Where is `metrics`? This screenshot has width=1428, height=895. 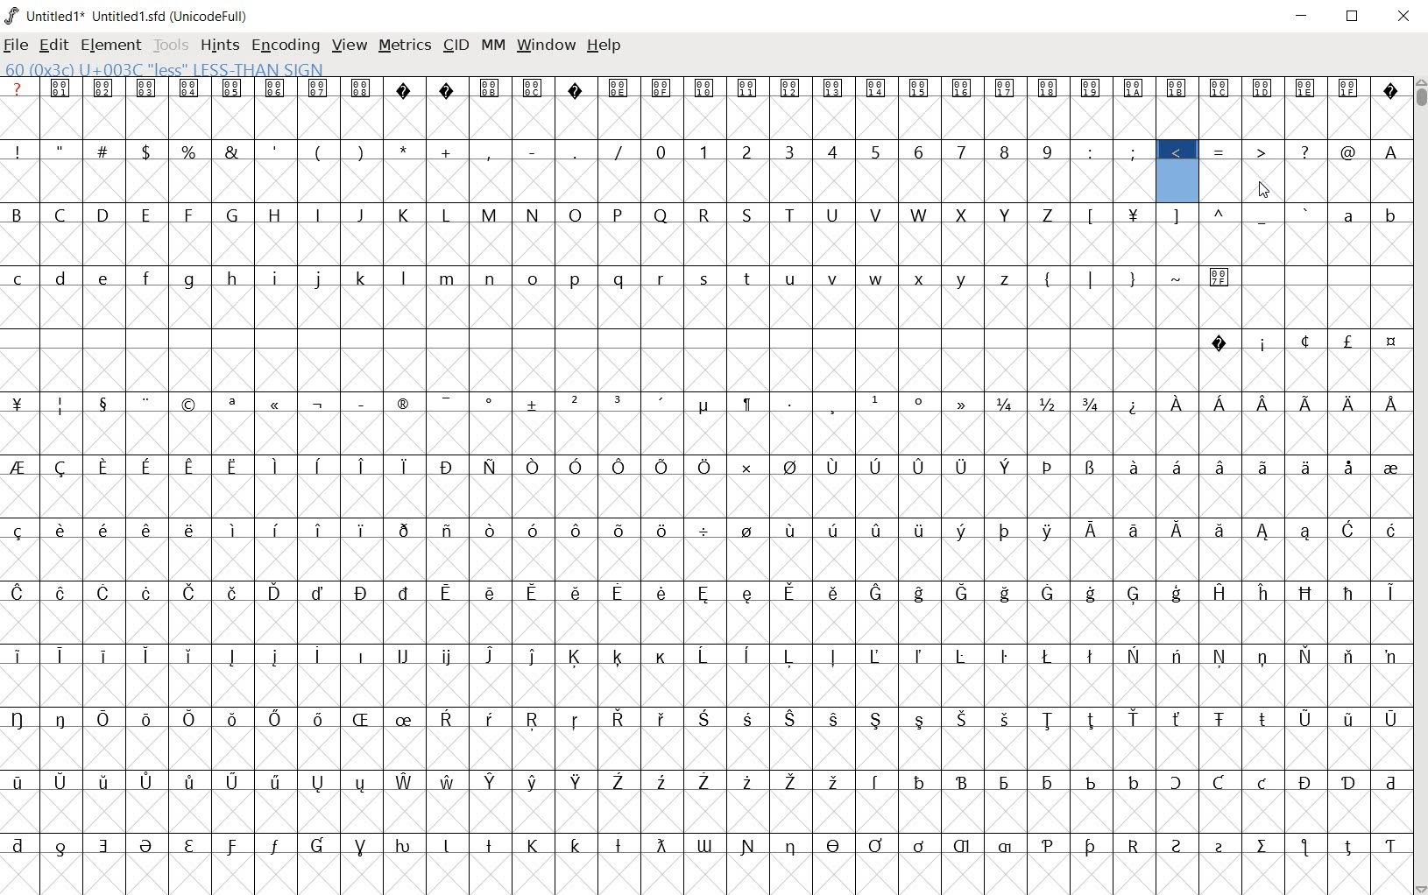 metrics is located at coordinates (406, 46).